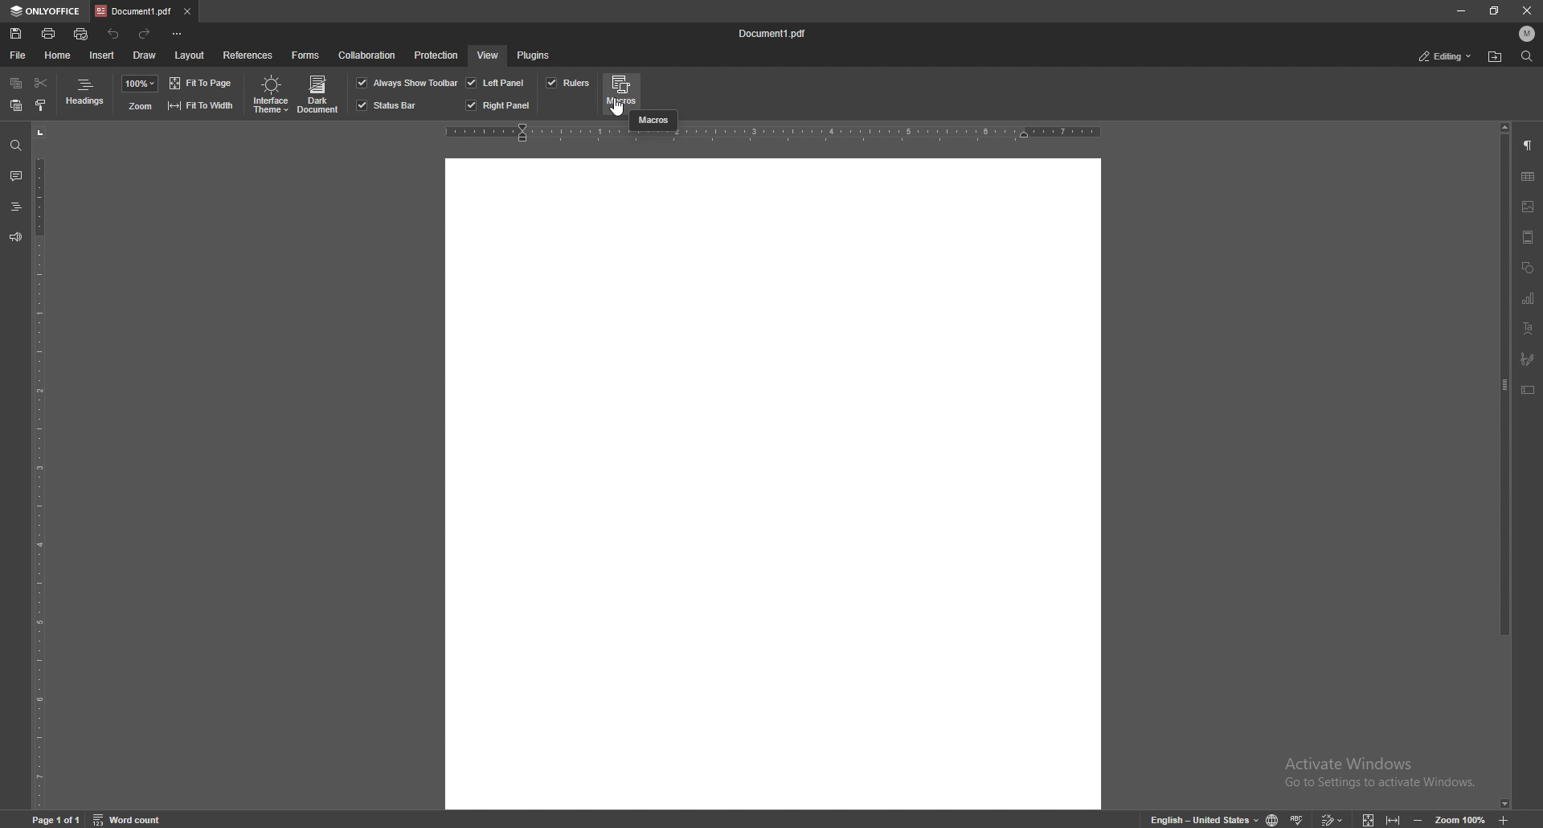 The image size is (1543, 828). I want to click on scroll bar, so click(1505, 465).